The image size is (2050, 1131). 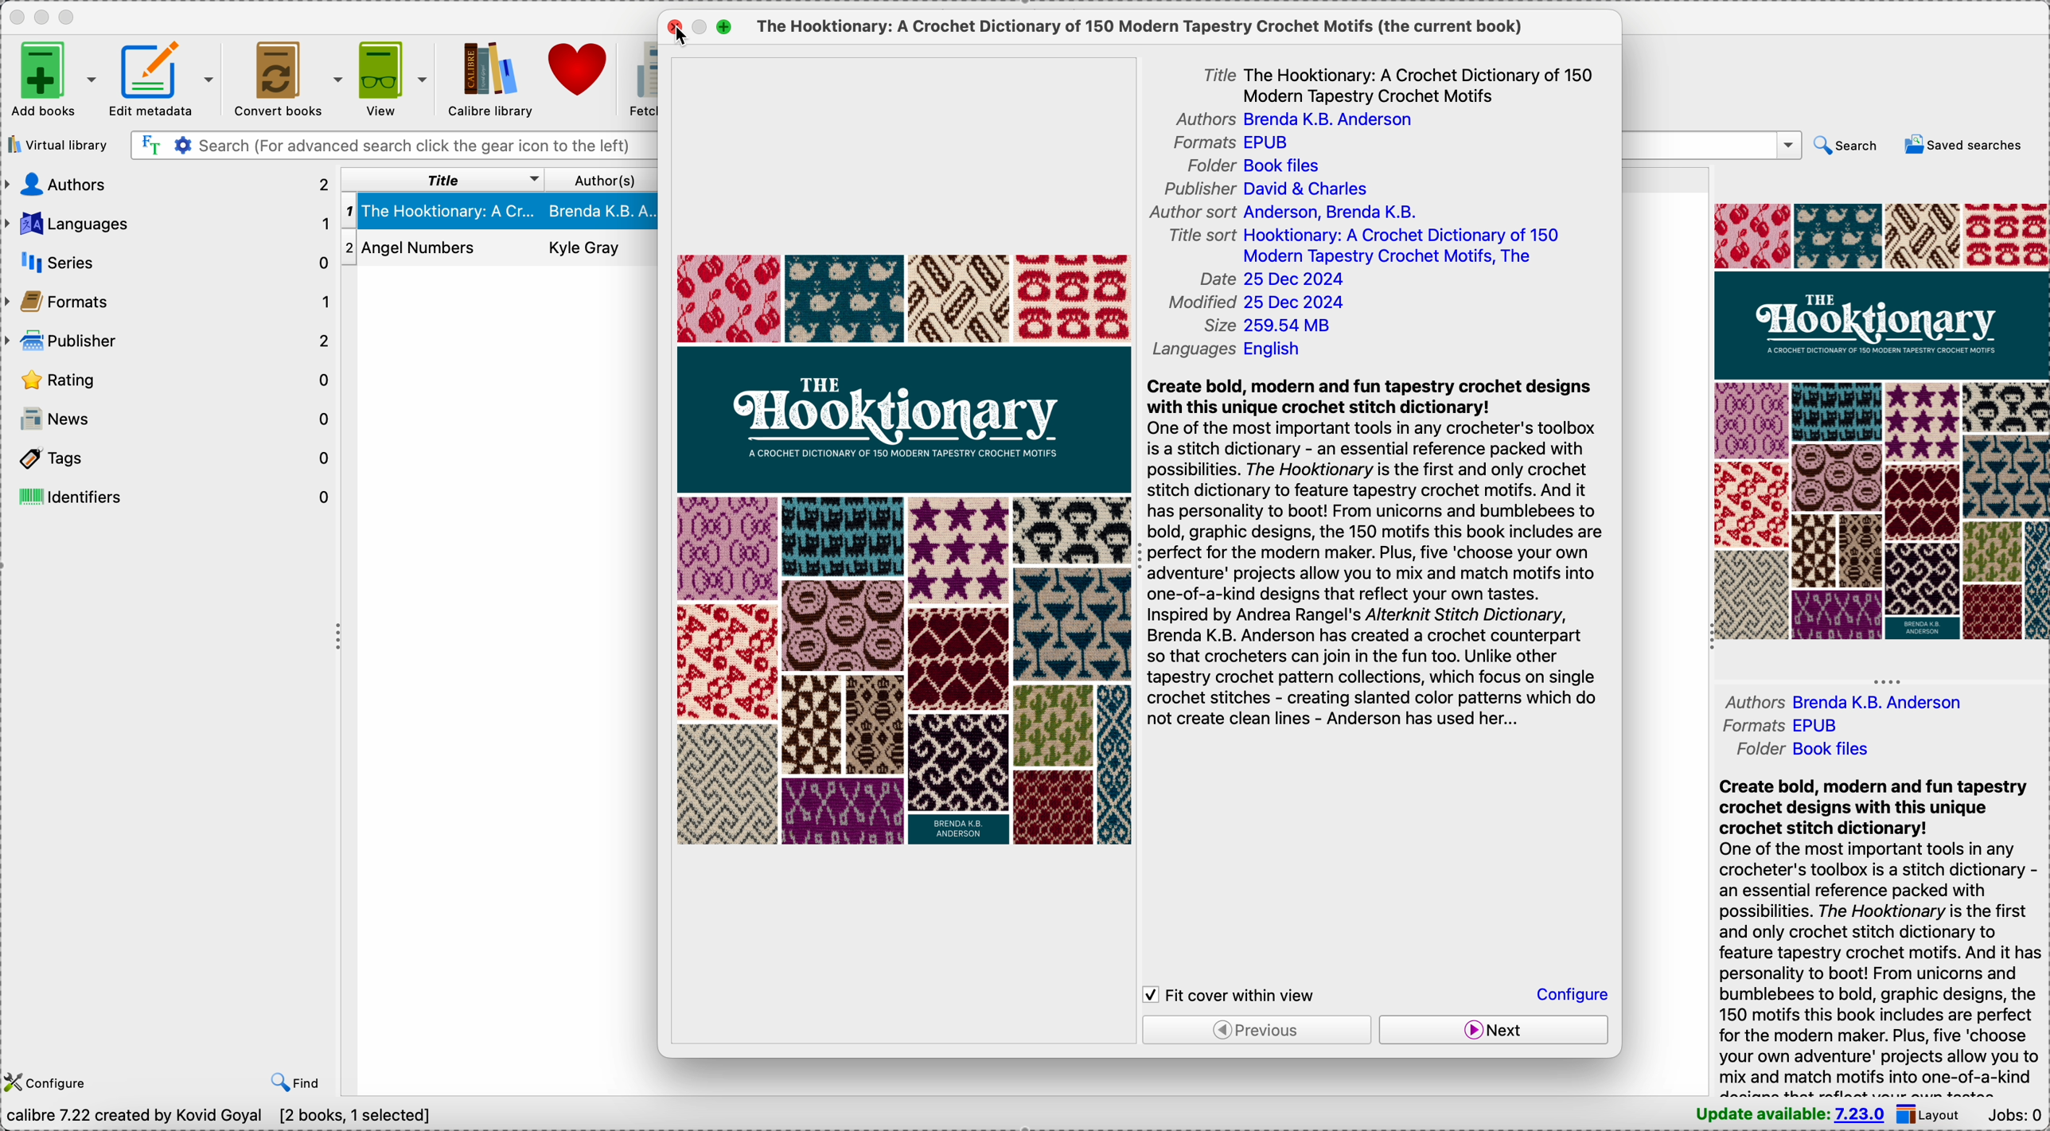 I want to click on Angel numbers book details, so click(x=500, y=249).